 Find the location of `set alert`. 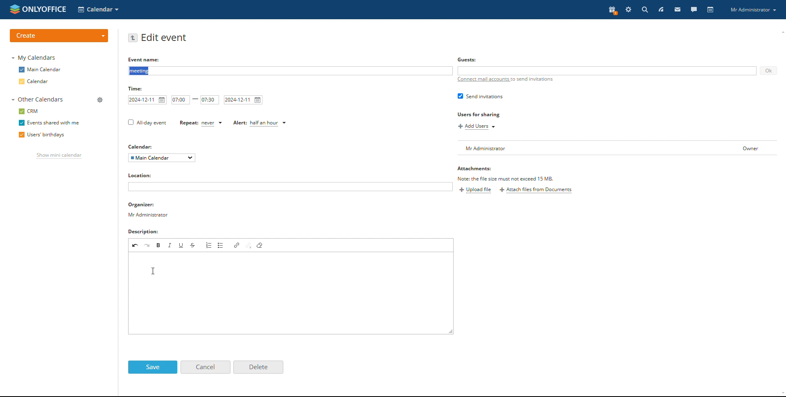

set alert is located at coordinates (269, 123).